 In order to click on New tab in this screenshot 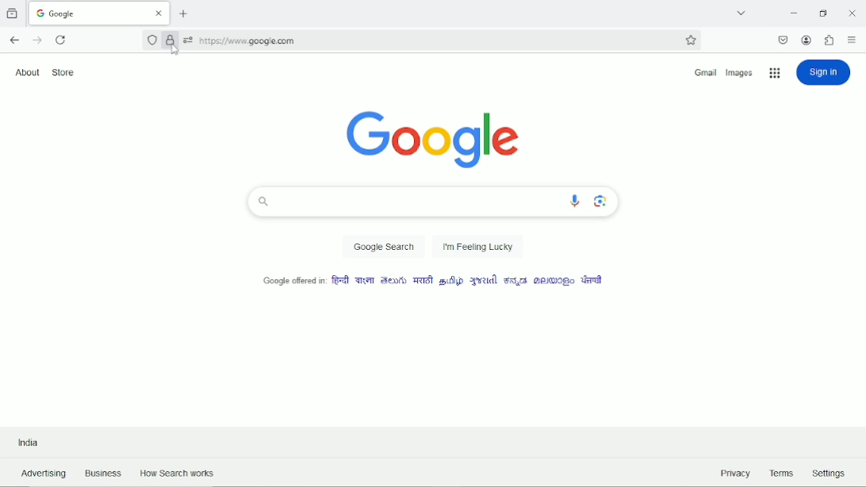, I will do `click(183, 15)`.